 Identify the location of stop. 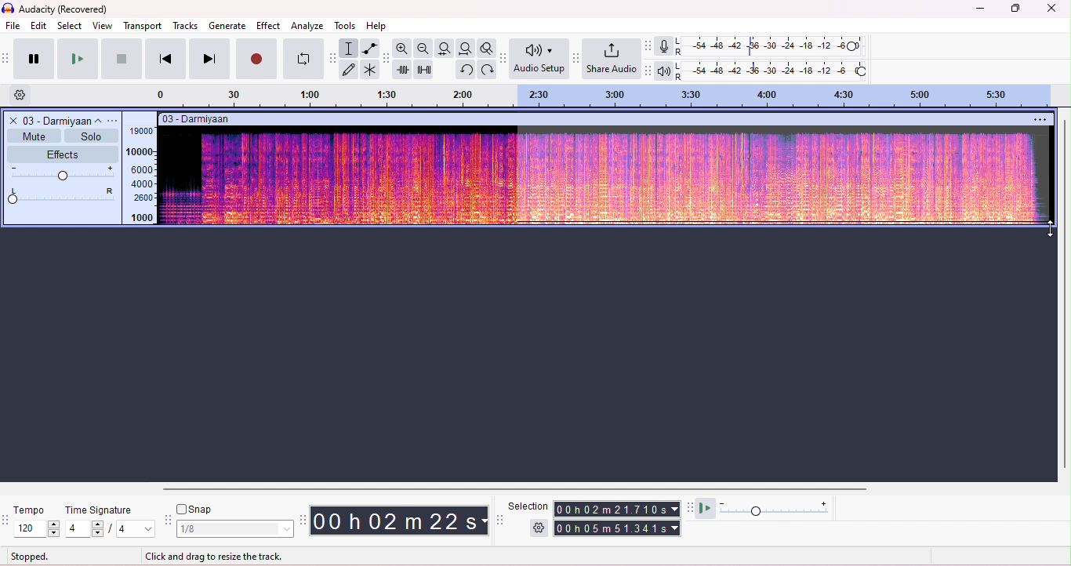
(122, 58).